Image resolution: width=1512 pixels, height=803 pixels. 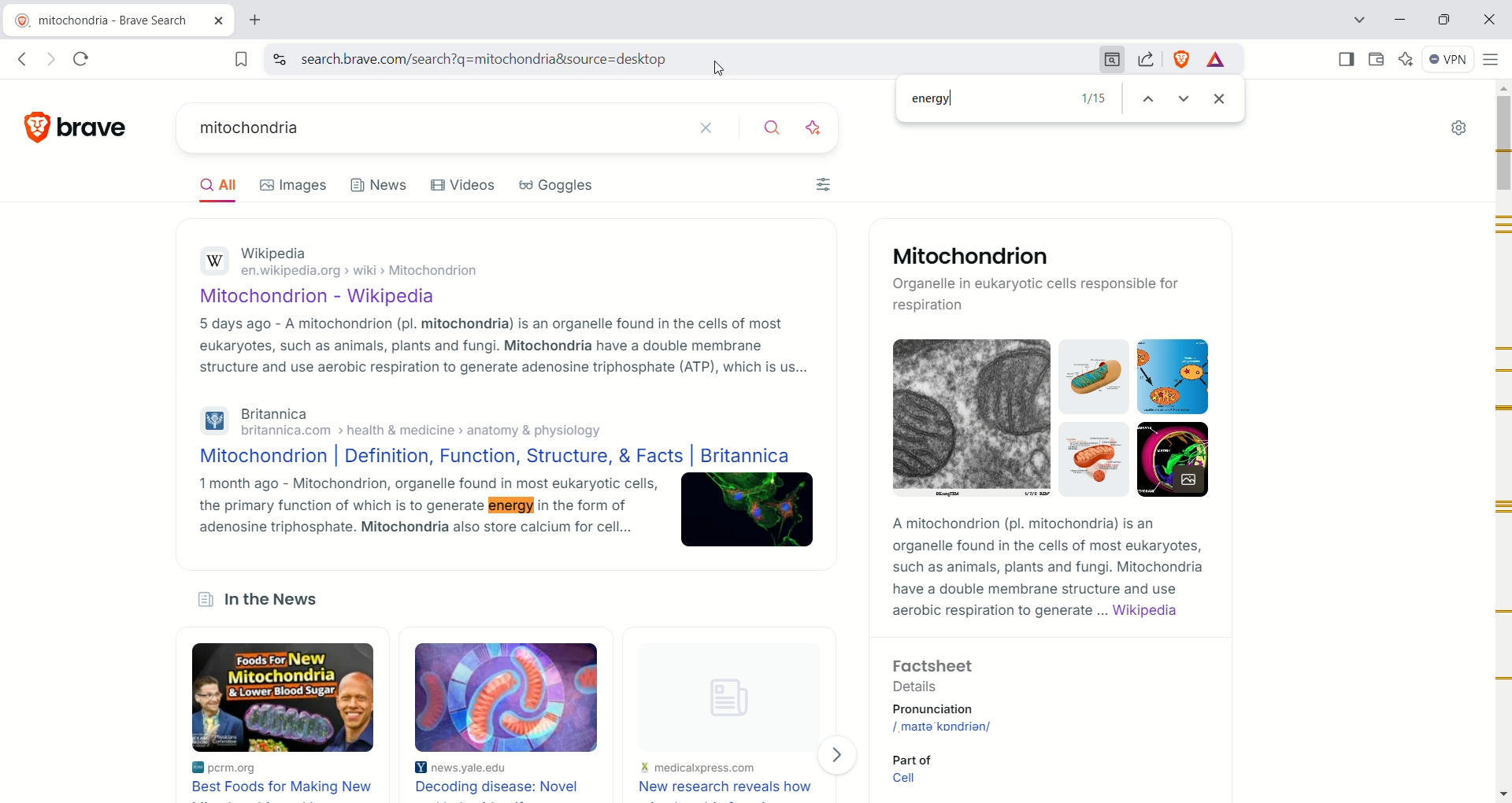 I want to click on settings, so click(x=1458, y=128).